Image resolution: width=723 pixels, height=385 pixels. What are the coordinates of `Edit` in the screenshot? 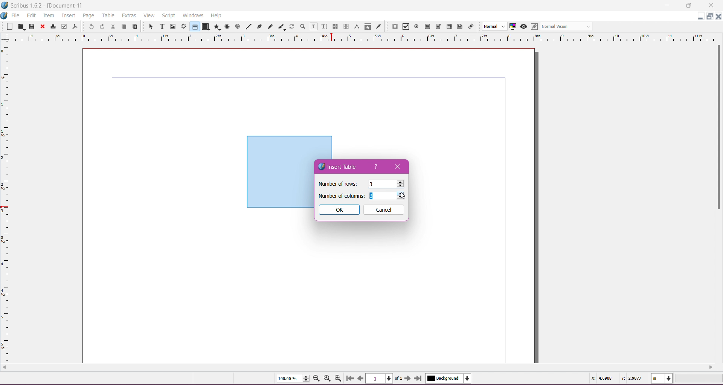 It's located at (32, 15).